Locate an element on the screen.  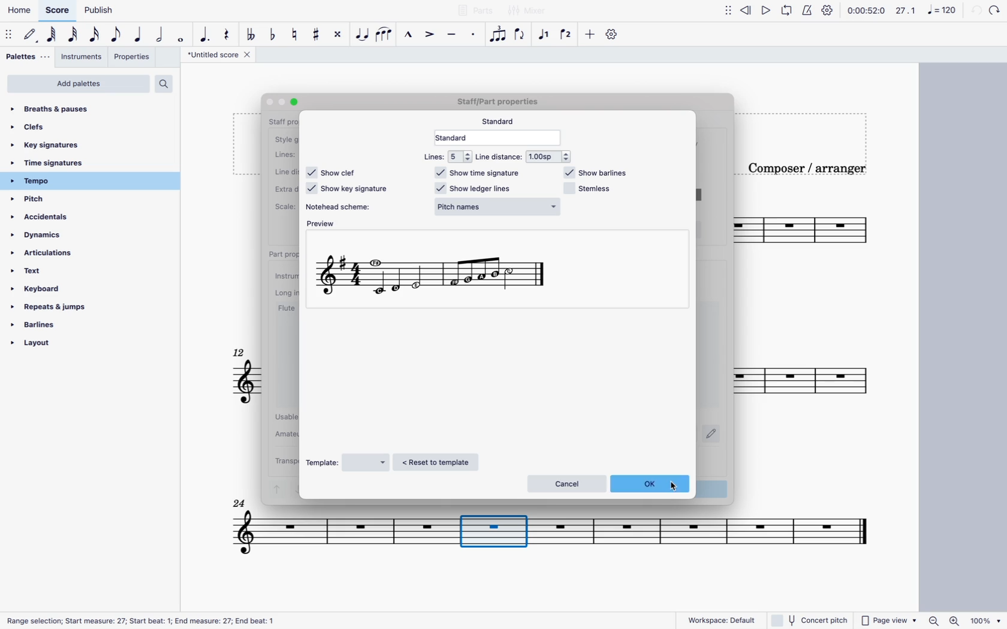
palettes is located at coordinates (26, 56).